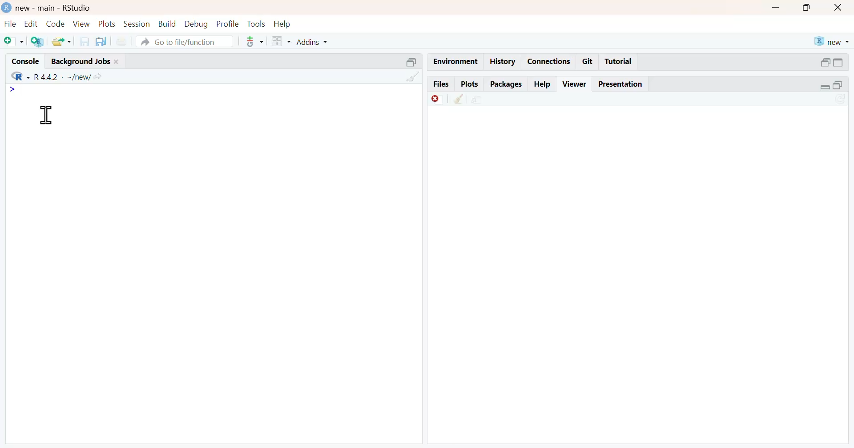  I want to click on workspace panes, so click(282, 42).